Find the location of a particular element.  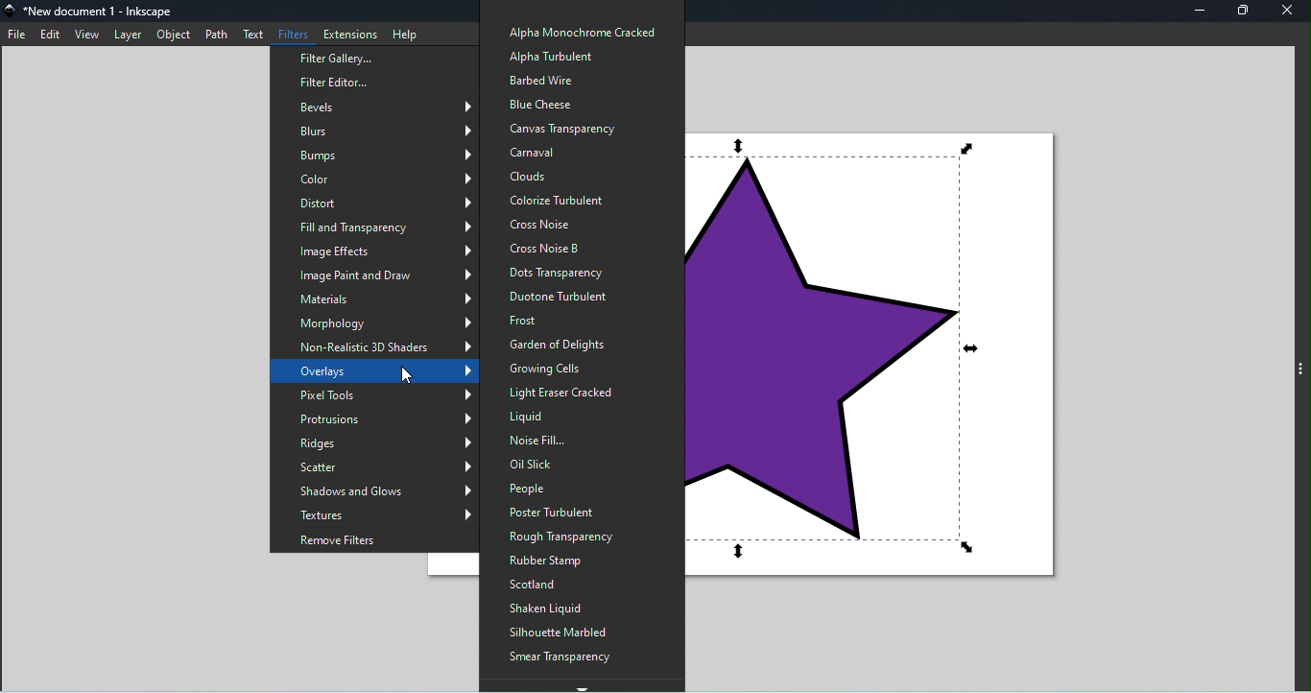

Canvas Transparency is located at coordinates (568, 128).